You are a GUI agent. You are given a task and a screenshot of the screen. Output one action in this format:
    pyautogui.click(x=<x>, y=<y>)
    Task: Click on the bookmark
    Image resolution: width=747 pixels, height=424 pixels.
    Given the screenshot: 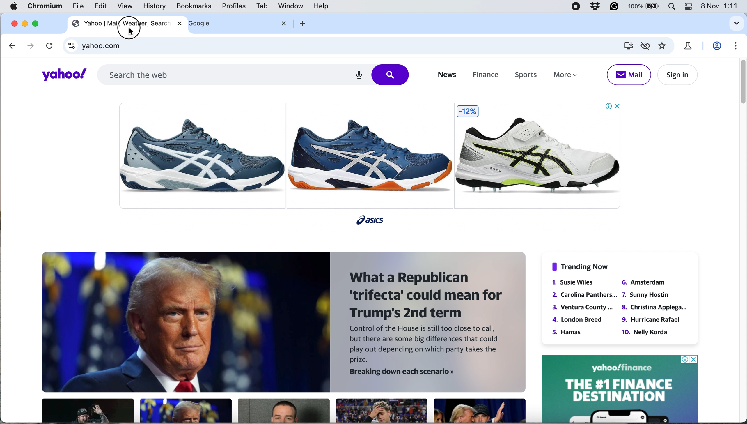 What is the action you would take?
    pyautogui.click(x=663, y=46)
    